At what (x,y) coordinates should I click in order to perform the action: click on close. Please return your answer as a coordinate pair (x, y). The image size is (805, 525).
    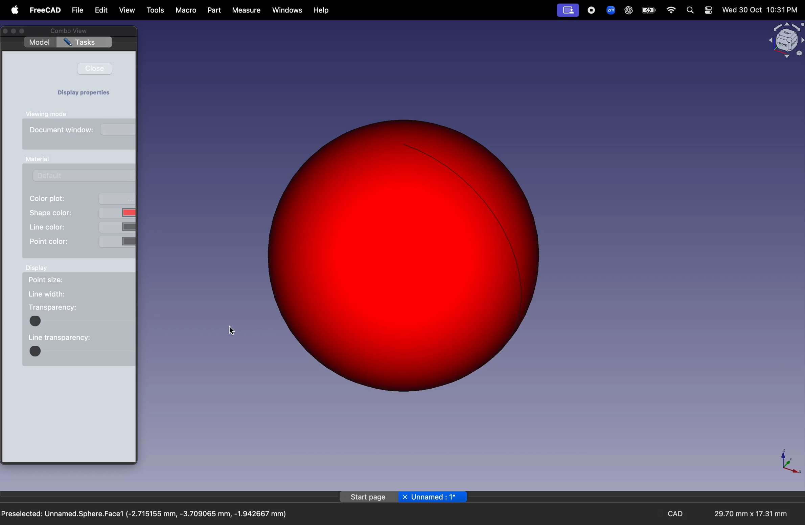
    Looking at the image, I should click on (95, 68).